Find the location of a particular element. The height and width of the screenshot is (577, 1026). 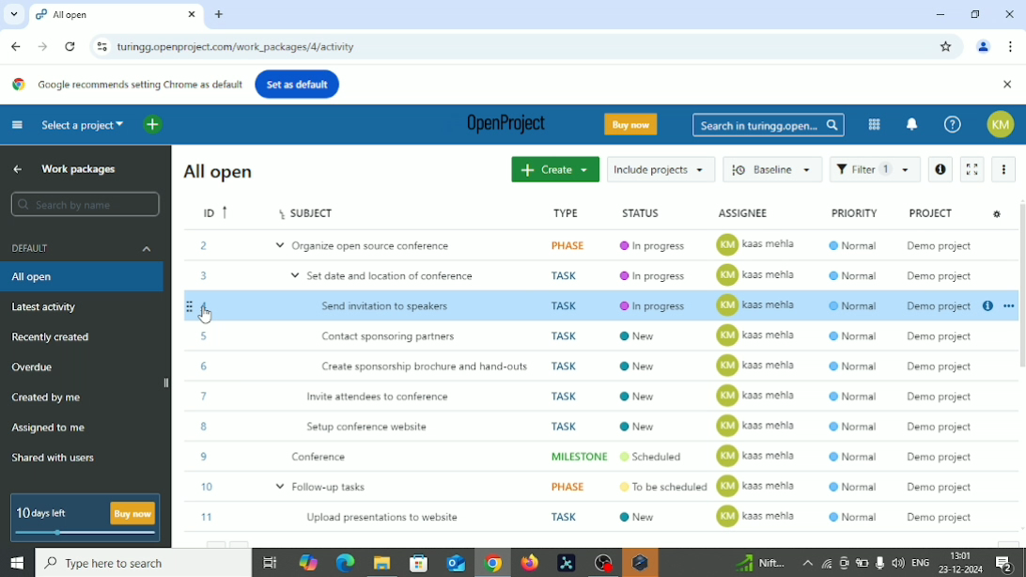

Collapse project menu is located at coordinates (18, 125).